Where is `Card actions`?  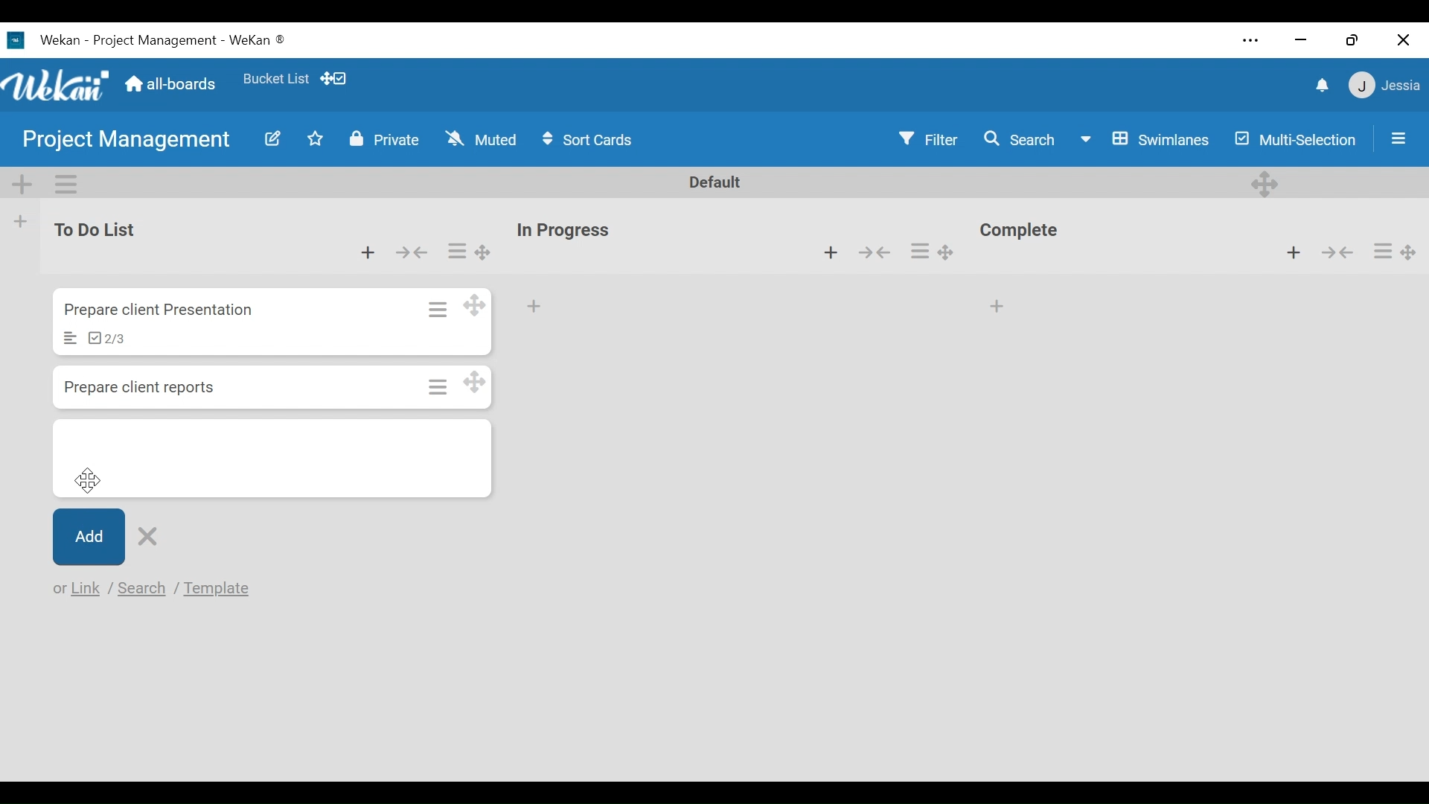
Card actions is located at coordinates (436, 307).